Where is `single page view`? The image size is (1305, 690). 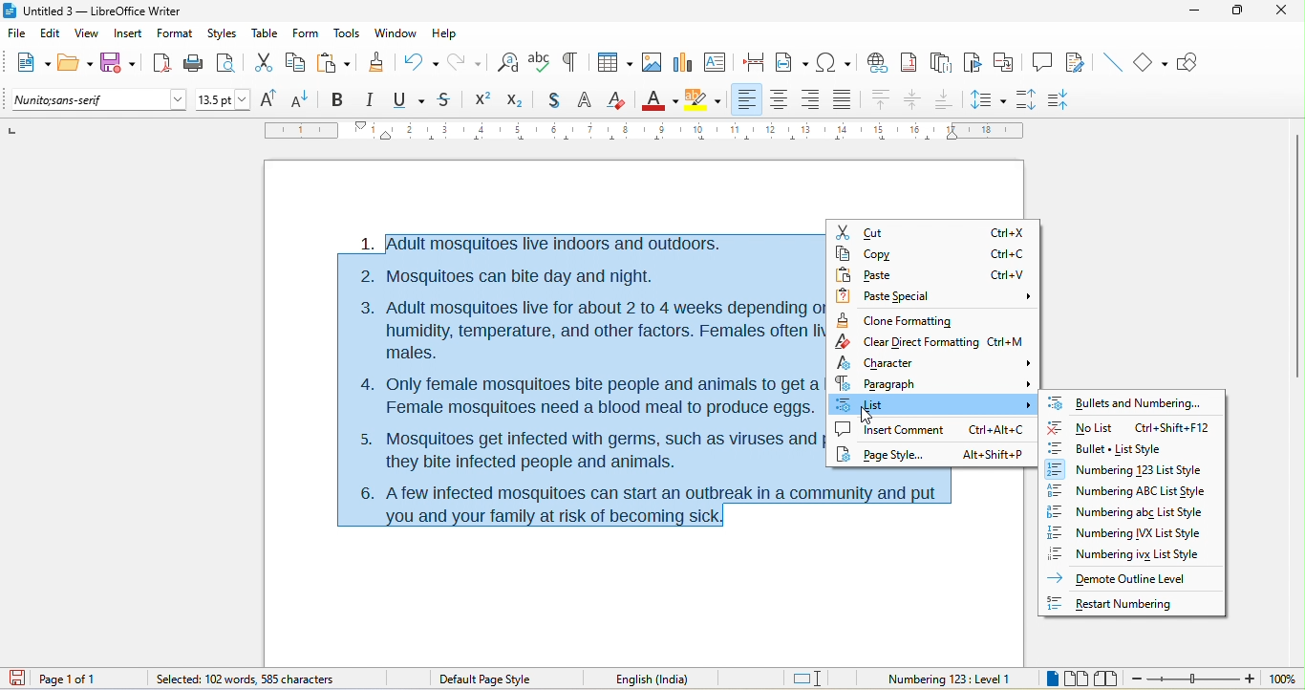
single page view is located at coordinates (1046, 679).